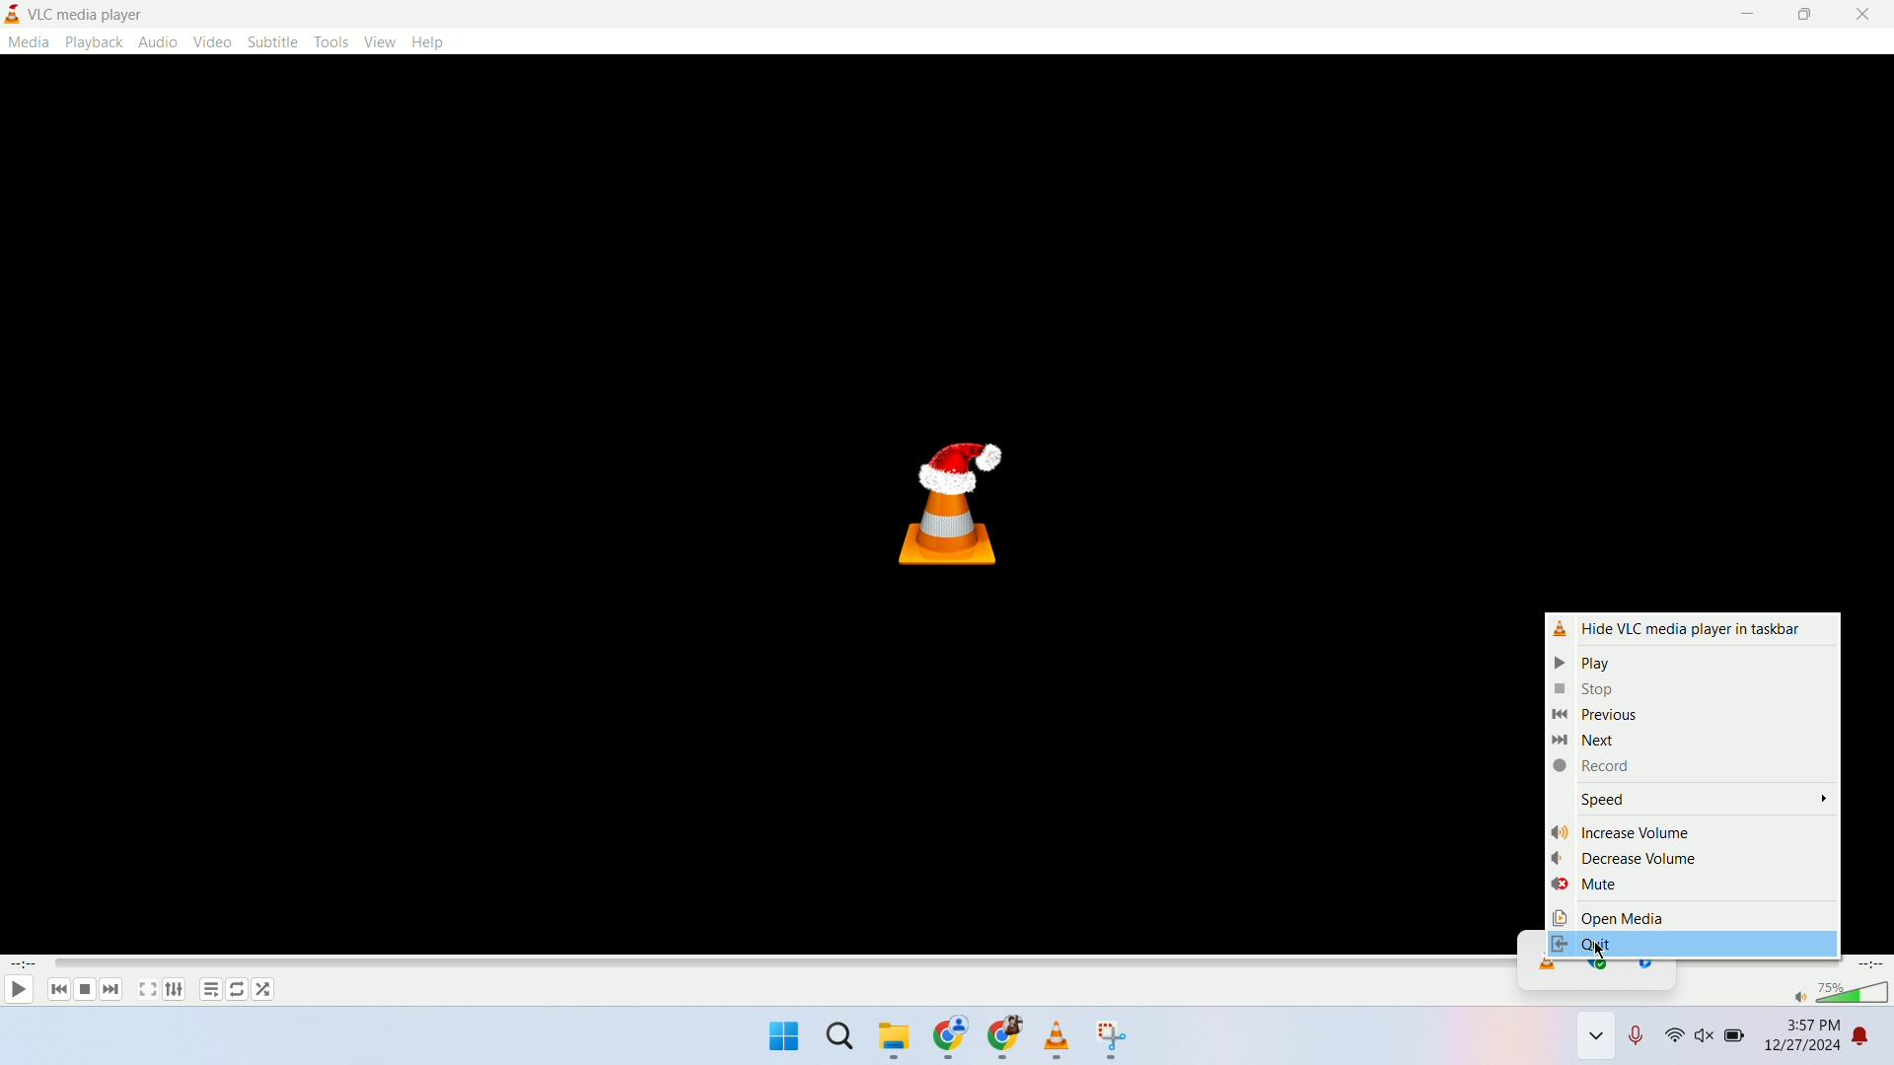  What do you see at coordinates (1640, 1040) in the screenshot?
I see `microphone` at bounding box center [1640, 1040].